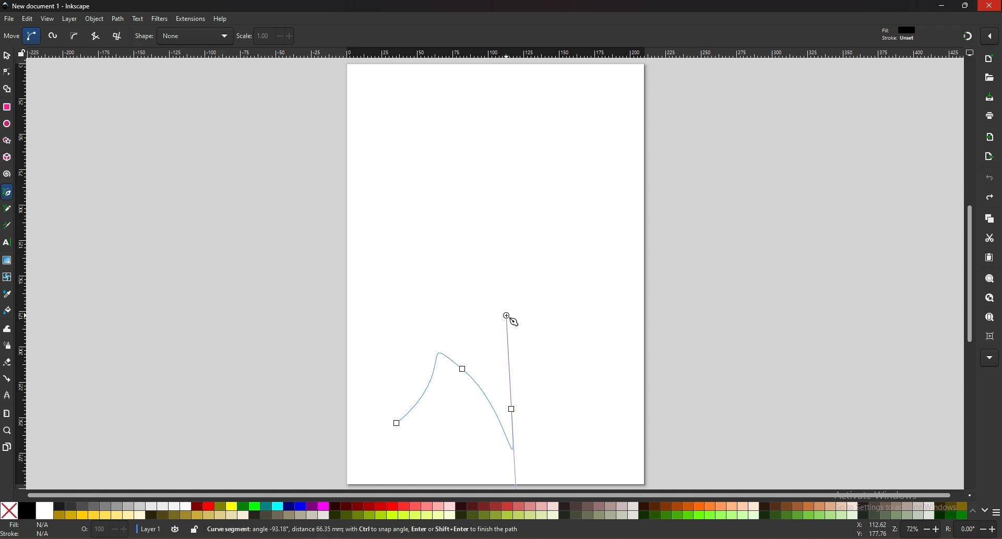 The width and height of the screenshot is (1002, 539). What do you see at coordinates (969, 52) in the screenshot?
I see `display options` at bounding box center [969, 52].